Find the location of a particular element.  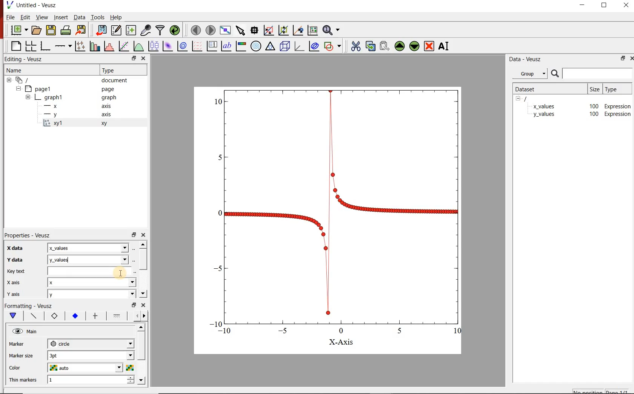

view is located at coordinates (42, 17).